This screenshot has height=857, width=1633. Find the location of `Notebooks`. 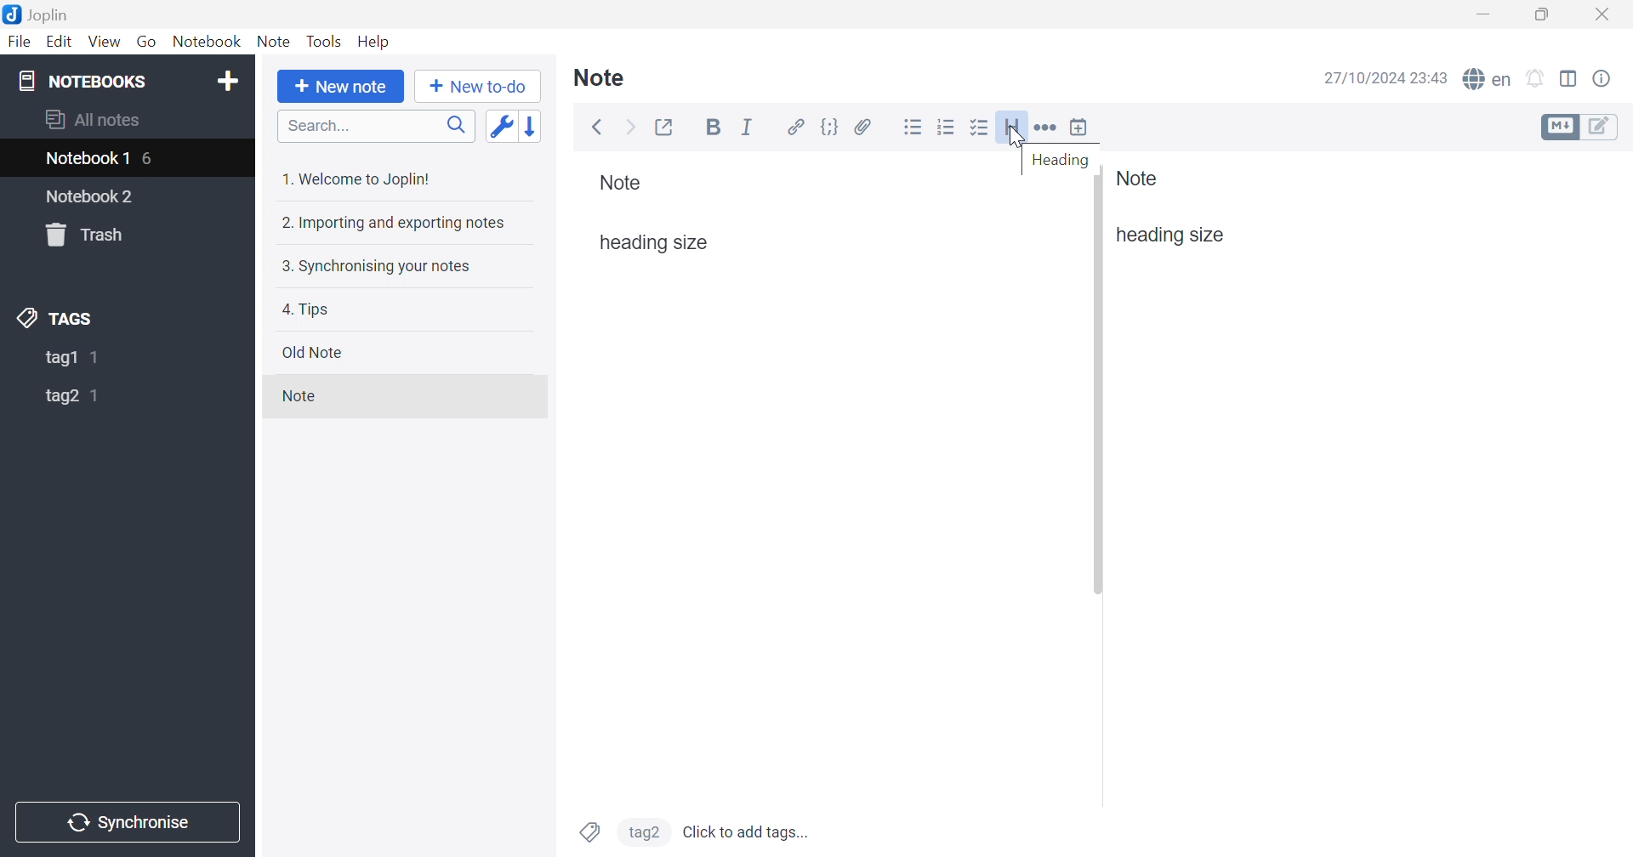

Notebooks is located at coordinates (84, 81).